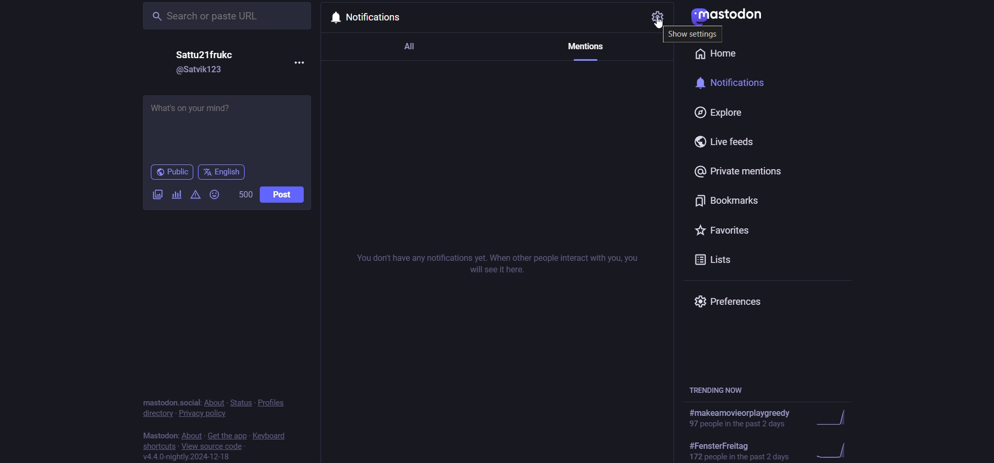 This screenshot has width=994, height=463. What do you see at coordinates (156, 414) in the screenshot?
I see `directory` at bounding box center [156, 414].